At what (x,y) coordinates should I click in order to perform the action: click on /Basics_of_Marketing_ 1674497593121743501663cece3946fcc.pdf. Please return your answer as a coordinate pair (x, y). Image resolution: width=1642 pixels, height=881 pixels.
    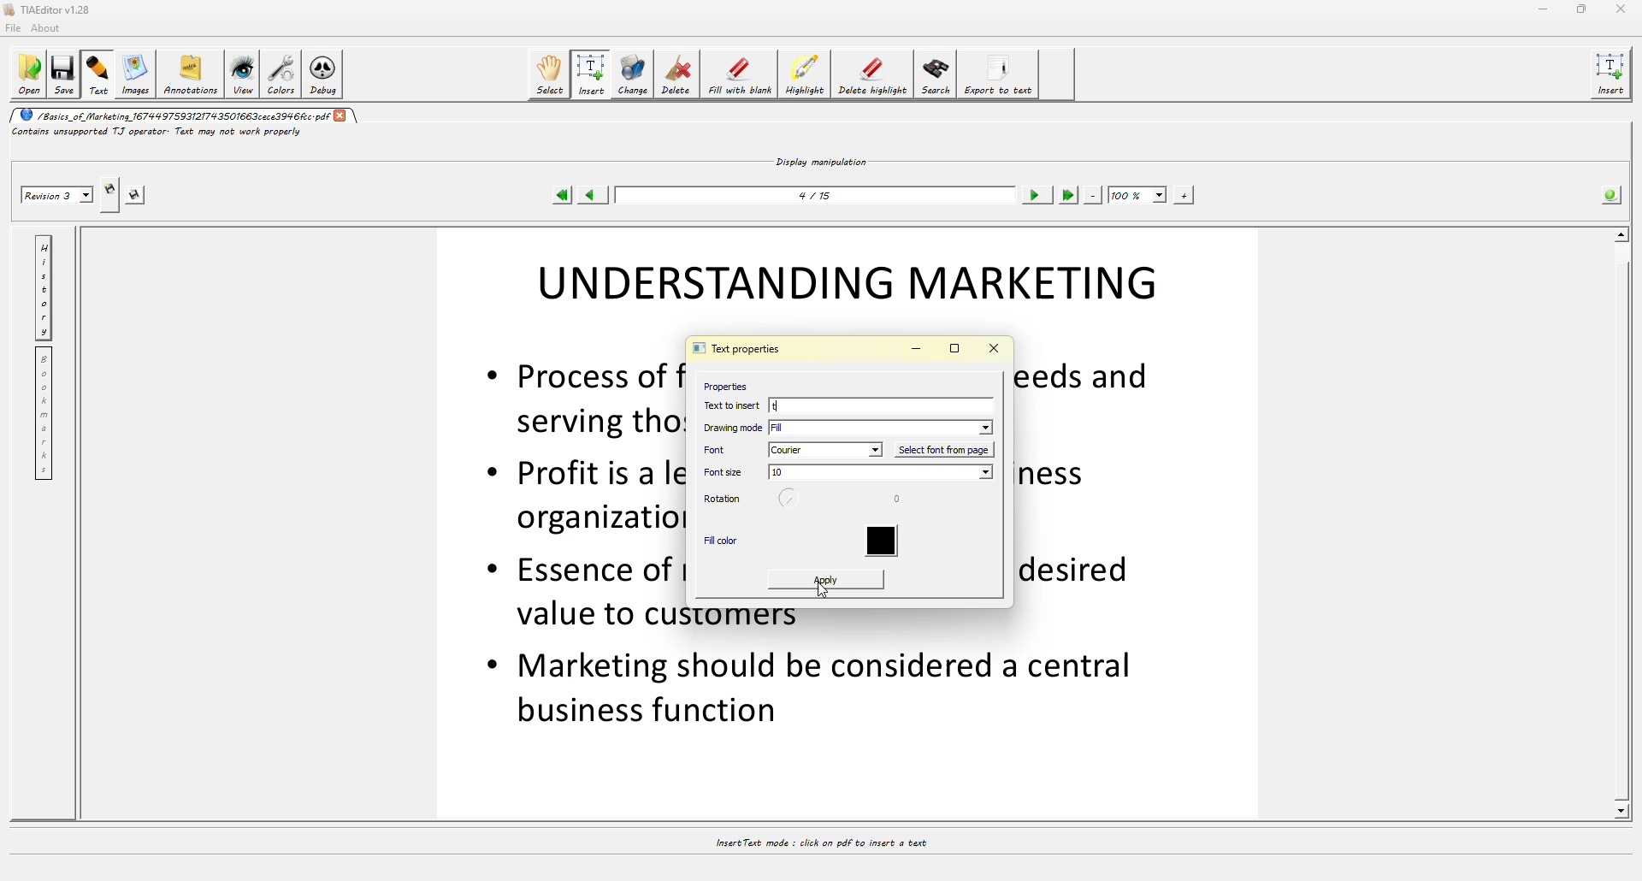
    Looking at the image, I should click on (174, 115).